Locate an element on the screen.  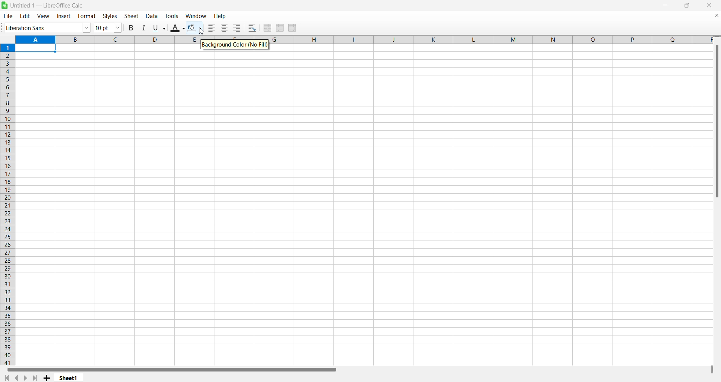
vertical scroll bar is located at coordinates (716, 122).